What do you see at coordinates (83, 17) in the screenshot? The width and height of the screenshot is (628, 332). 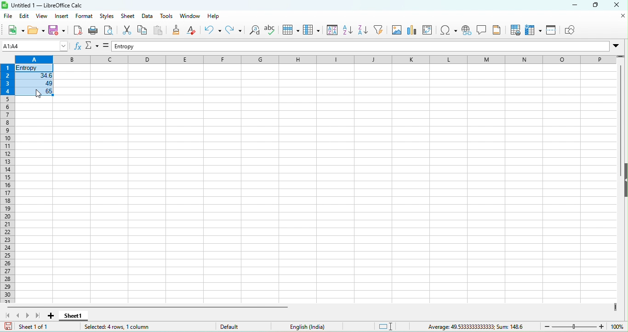 I see `format` at bounding box center [83, 17].